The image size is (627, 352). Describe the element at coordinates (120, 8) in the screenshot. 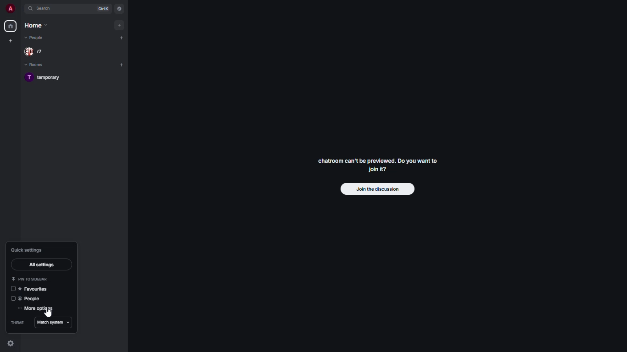

I see `navigator` at that location.